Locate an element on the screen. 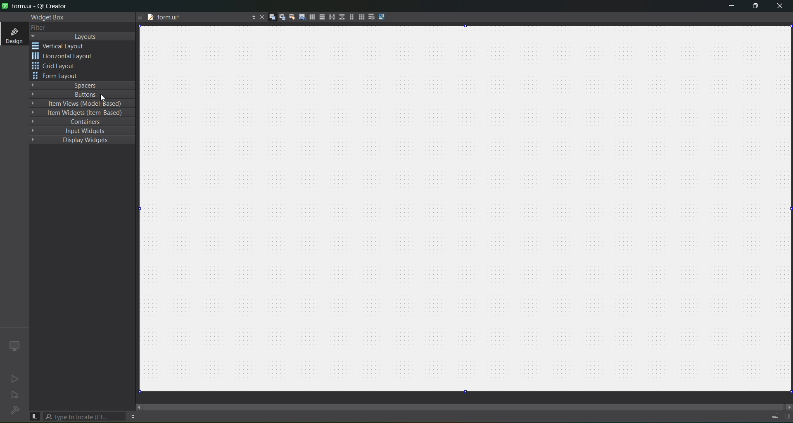 This screenshot has height=423, width=793. break layout is located at coordinates (371, 16).